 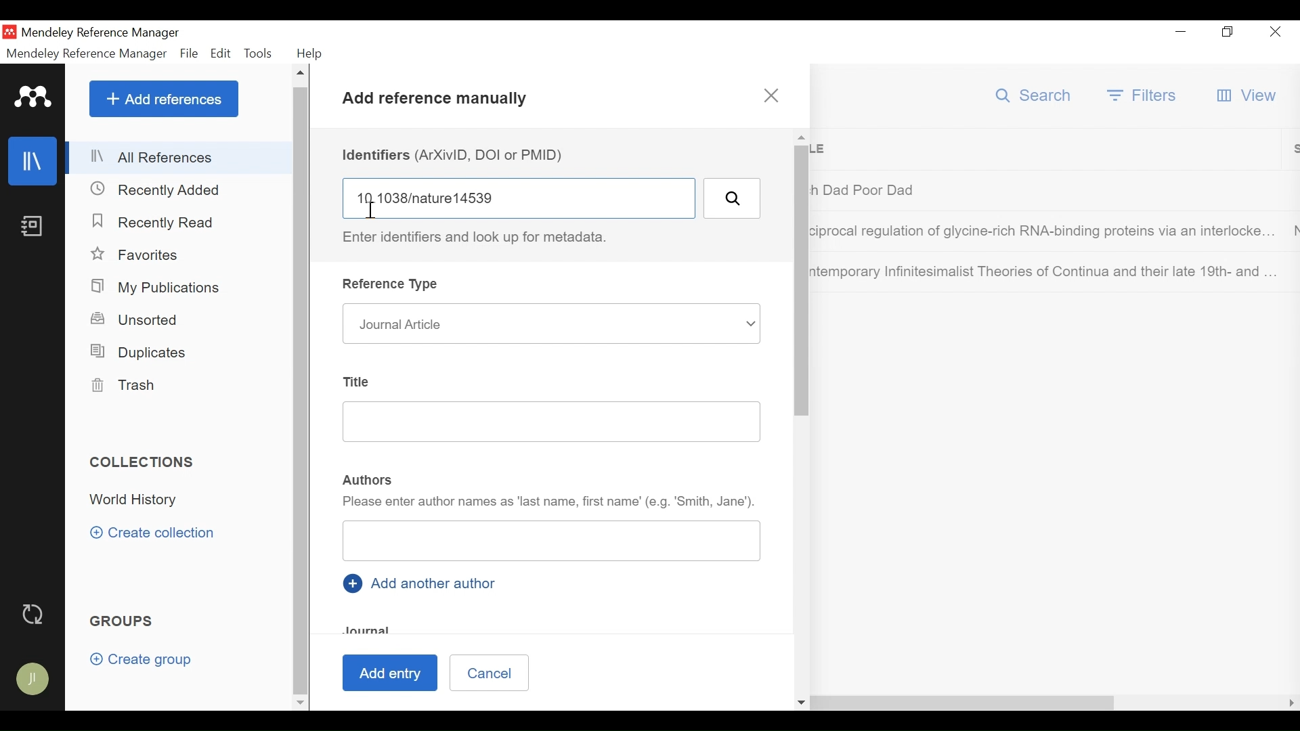 What do you see at coordinates (87, 53) in the screenshot?
I see `Mendeley Reference Manager` at bounding box center [87, 53].